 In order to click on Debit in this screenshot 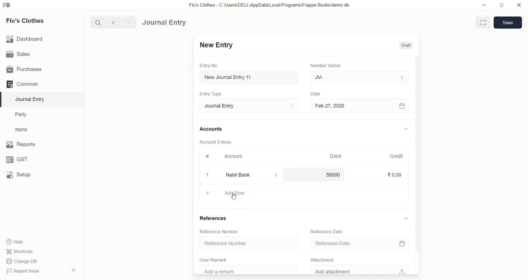, I will do `click(337, 156)`.